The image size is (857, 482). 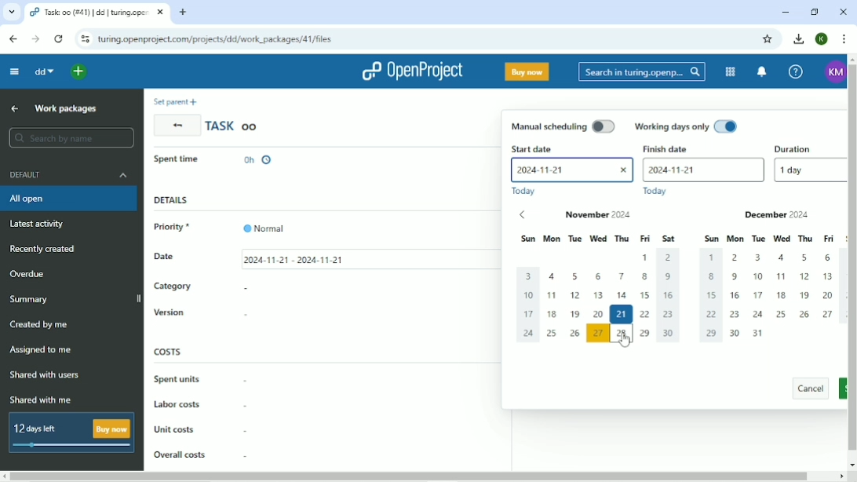 I want to click on Working days only, so click(x=687, y=126).